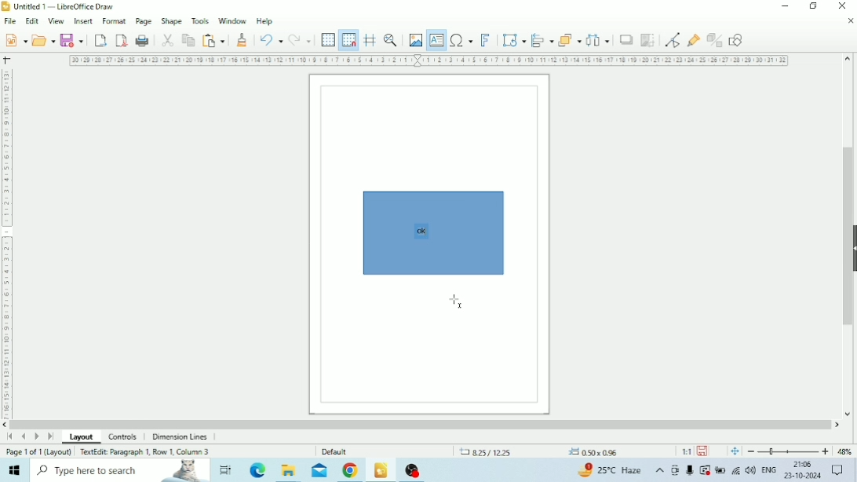  Describe the element at coordinates (72, 41) in the screenshot. I see `Save` at that location.